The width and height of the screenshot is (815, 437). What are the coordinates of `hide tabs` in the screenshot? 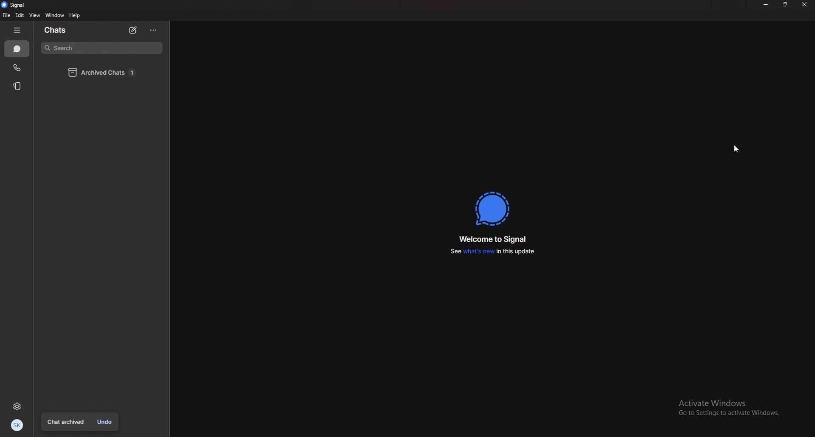 It's located at (19, 31).